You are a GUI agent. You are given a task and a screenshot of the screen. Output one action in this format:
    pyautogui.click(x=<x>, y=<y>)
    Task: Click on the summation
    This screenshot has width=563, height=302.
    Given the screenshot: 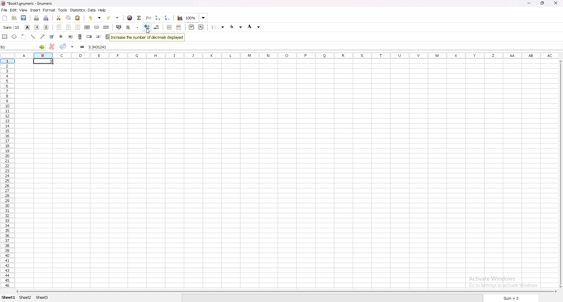 What is the action you would take?
    pyautogui.click(x=140, y=18)
    